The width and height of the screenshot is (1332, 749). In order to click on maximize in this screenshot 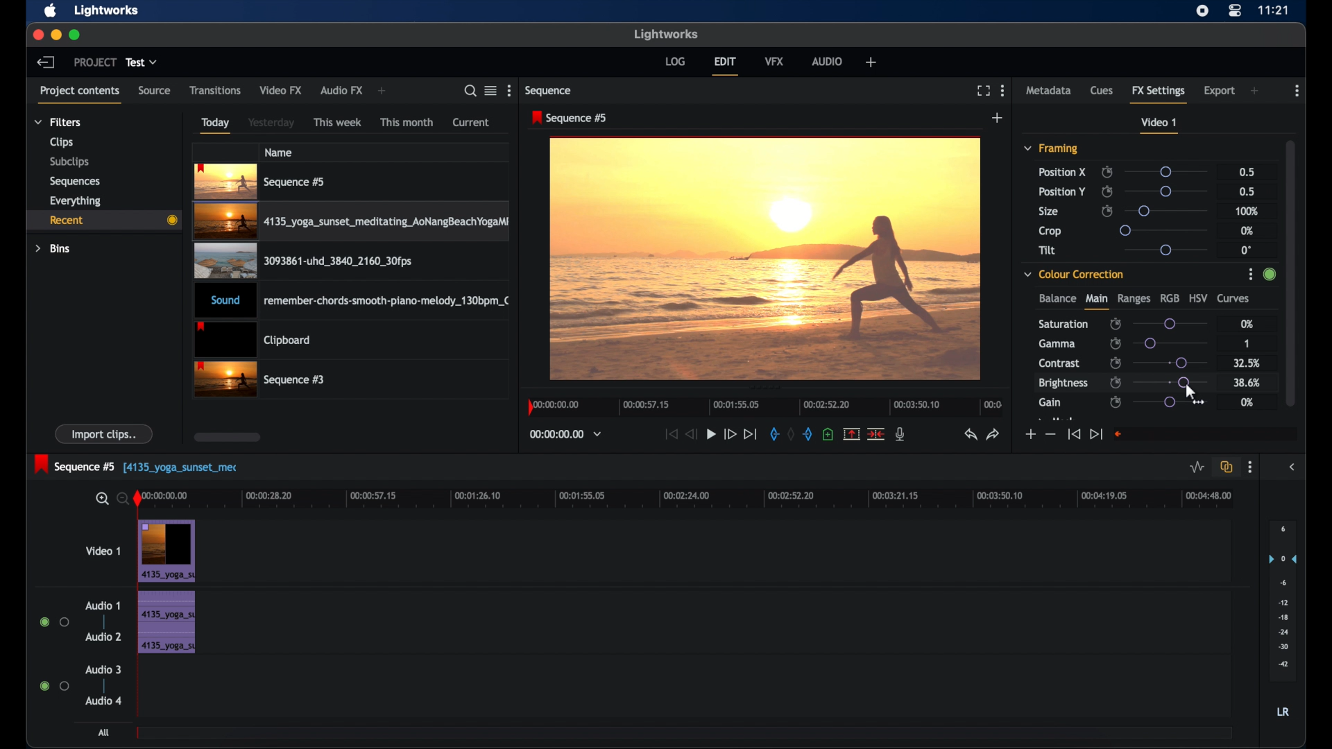, I will do `click(76, 35)`.